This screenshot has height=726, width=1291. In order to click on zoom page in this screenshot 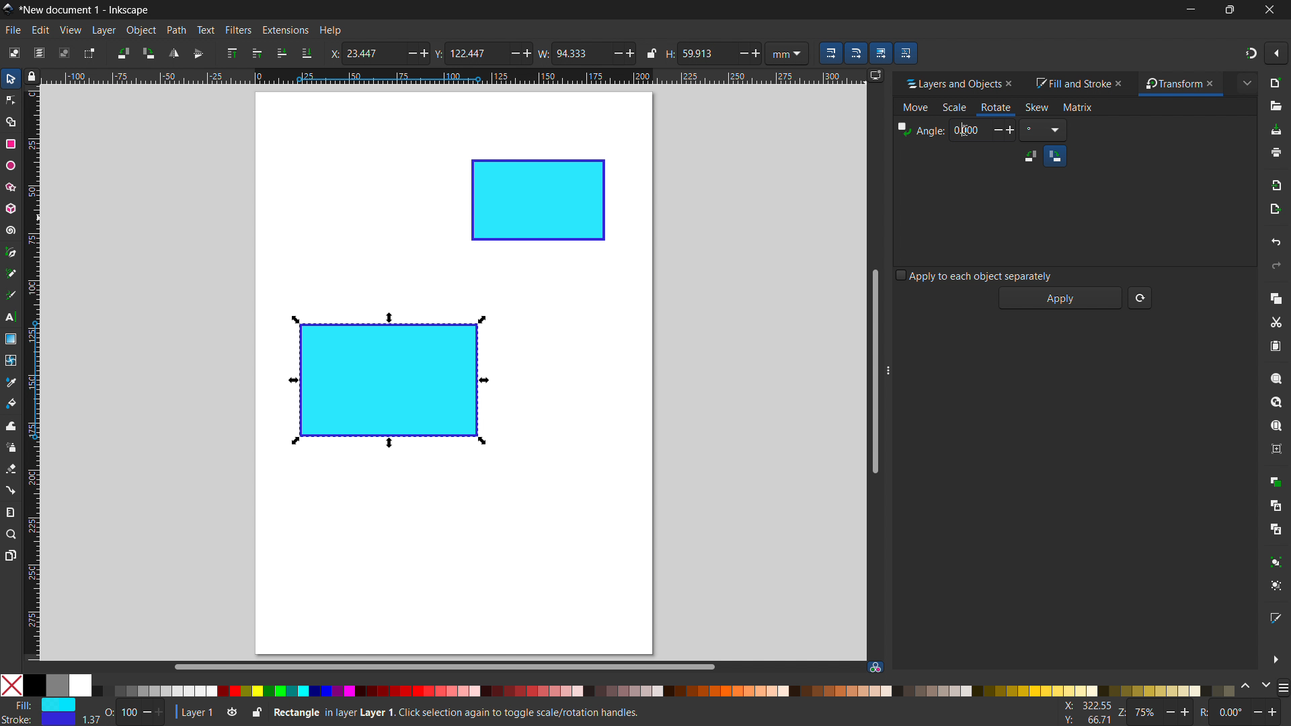, I will do `click(1276, 426)`.